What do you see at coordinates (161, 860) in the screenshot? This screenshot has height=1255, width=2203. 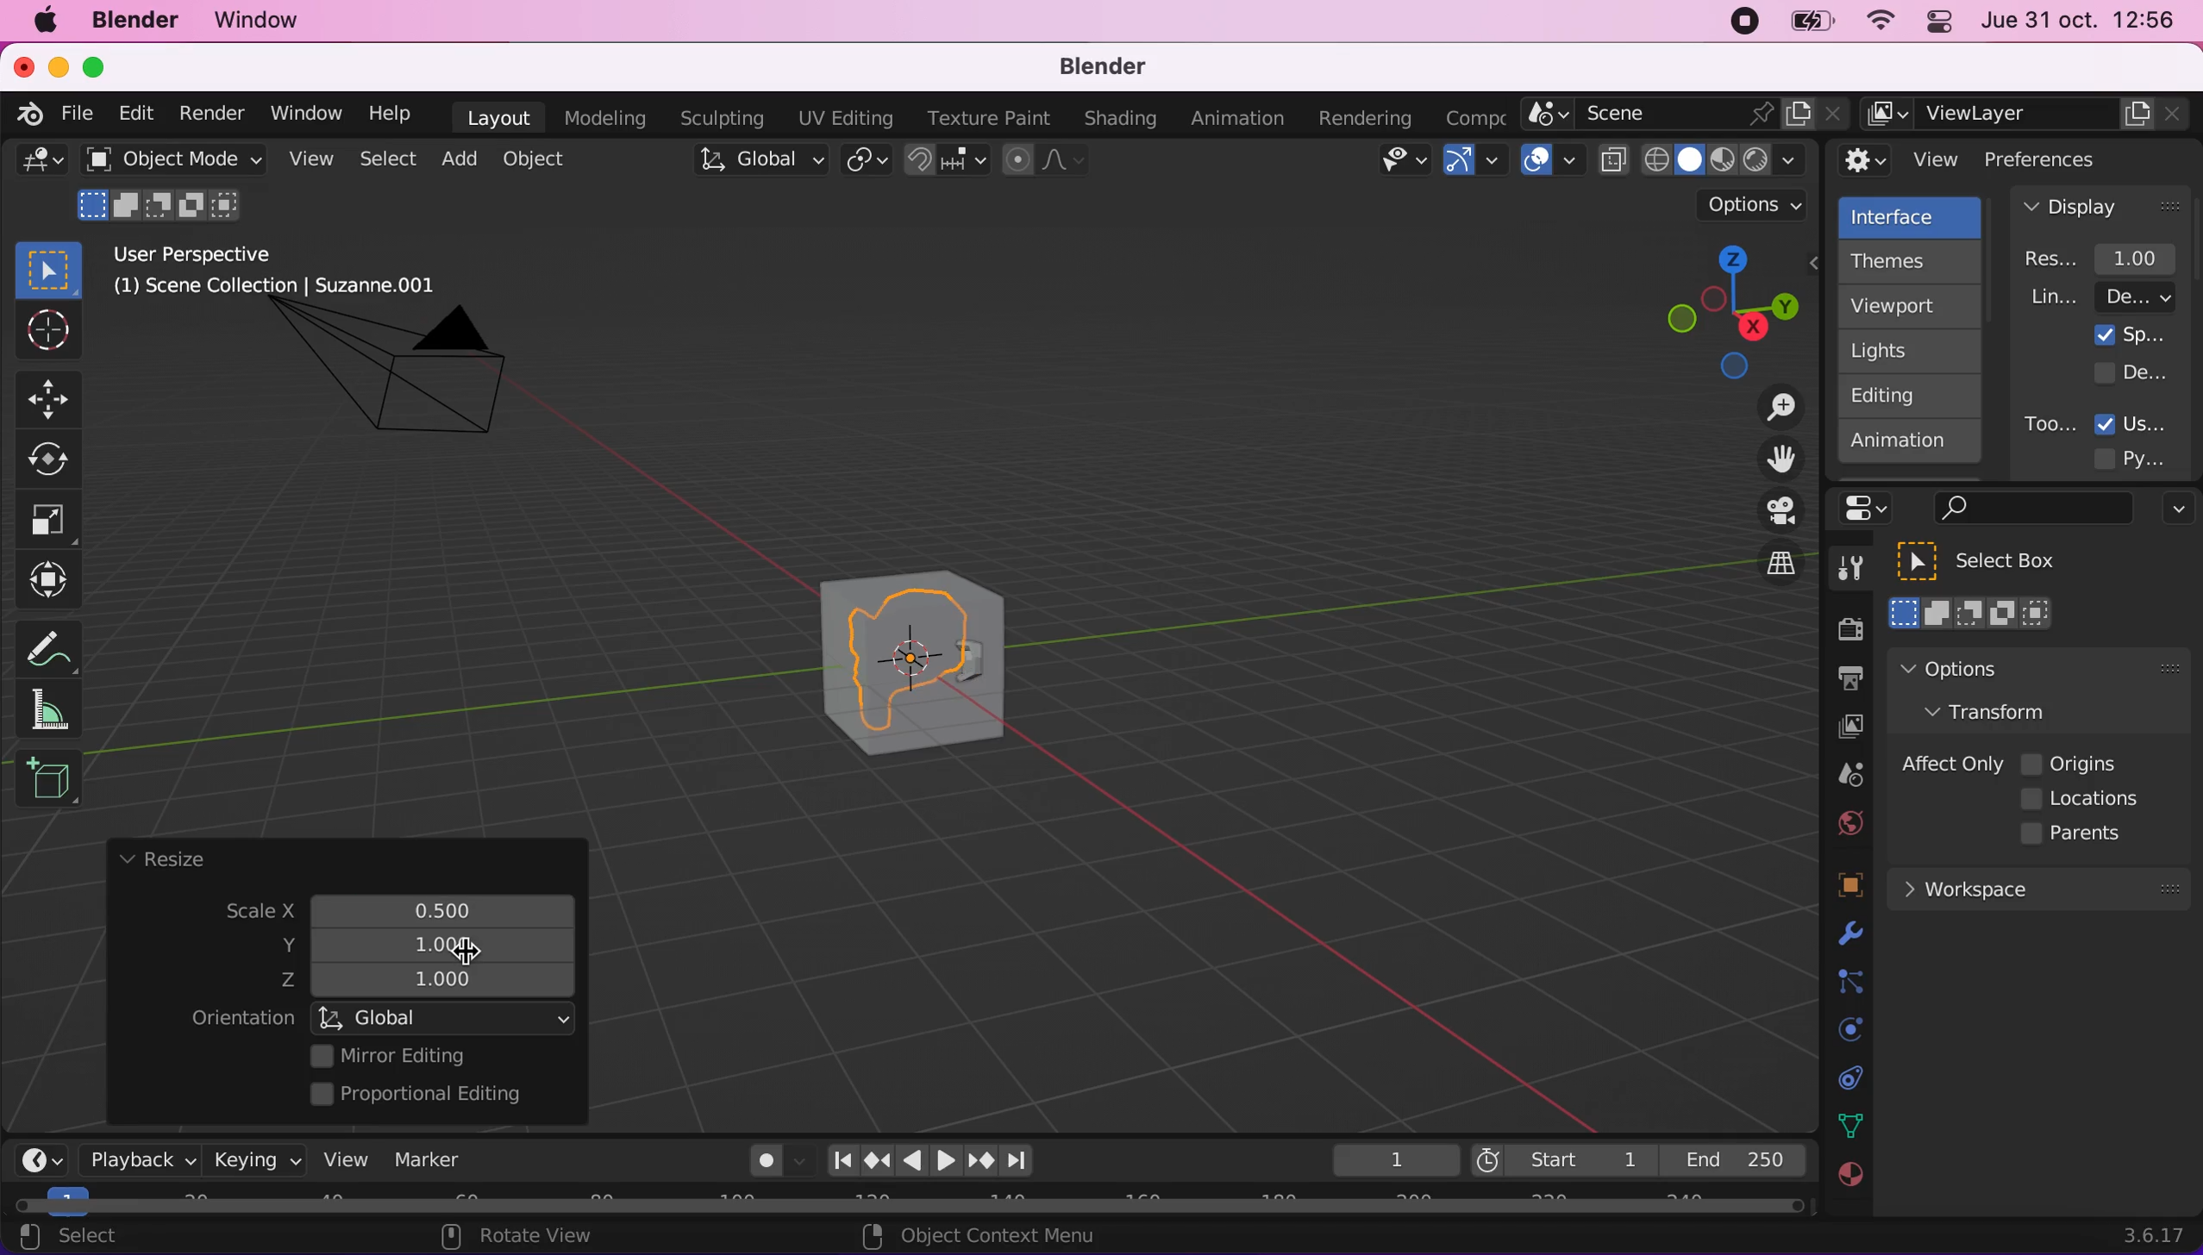 I see `resize` at bounding box center [161, 860].